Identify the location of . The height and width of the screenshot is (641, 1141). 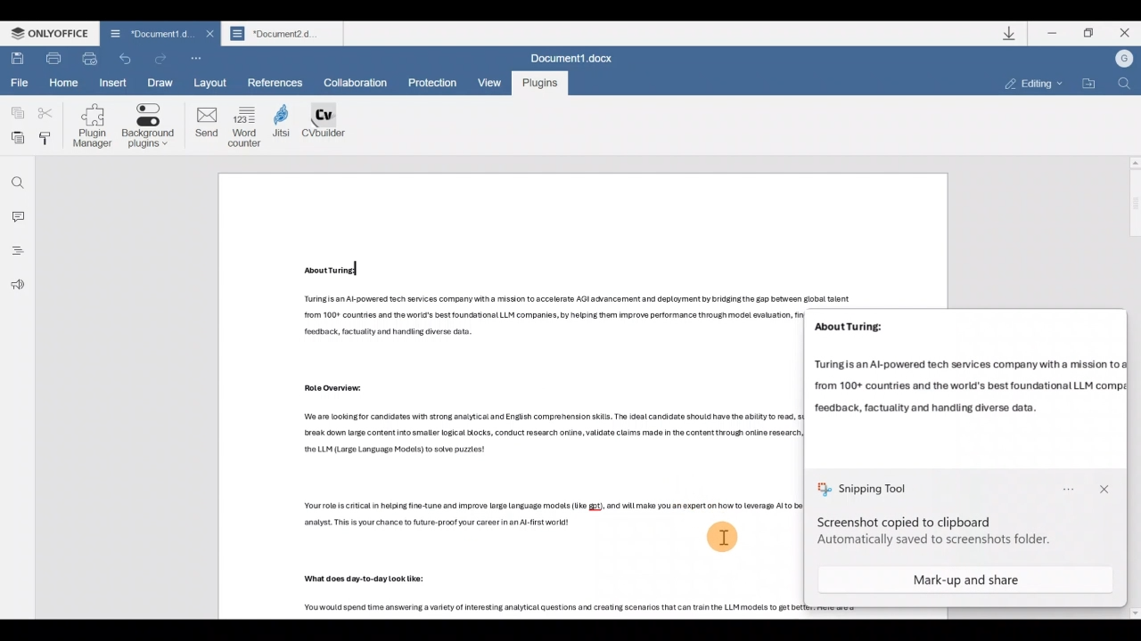
(546, 515).